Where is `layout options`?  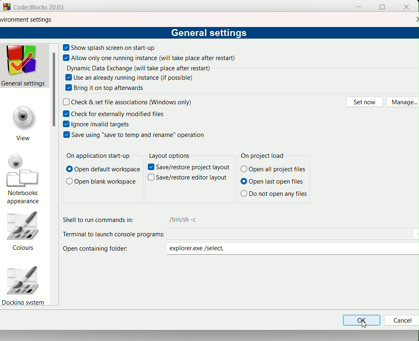 layout options is located at coordinates (169, 156).